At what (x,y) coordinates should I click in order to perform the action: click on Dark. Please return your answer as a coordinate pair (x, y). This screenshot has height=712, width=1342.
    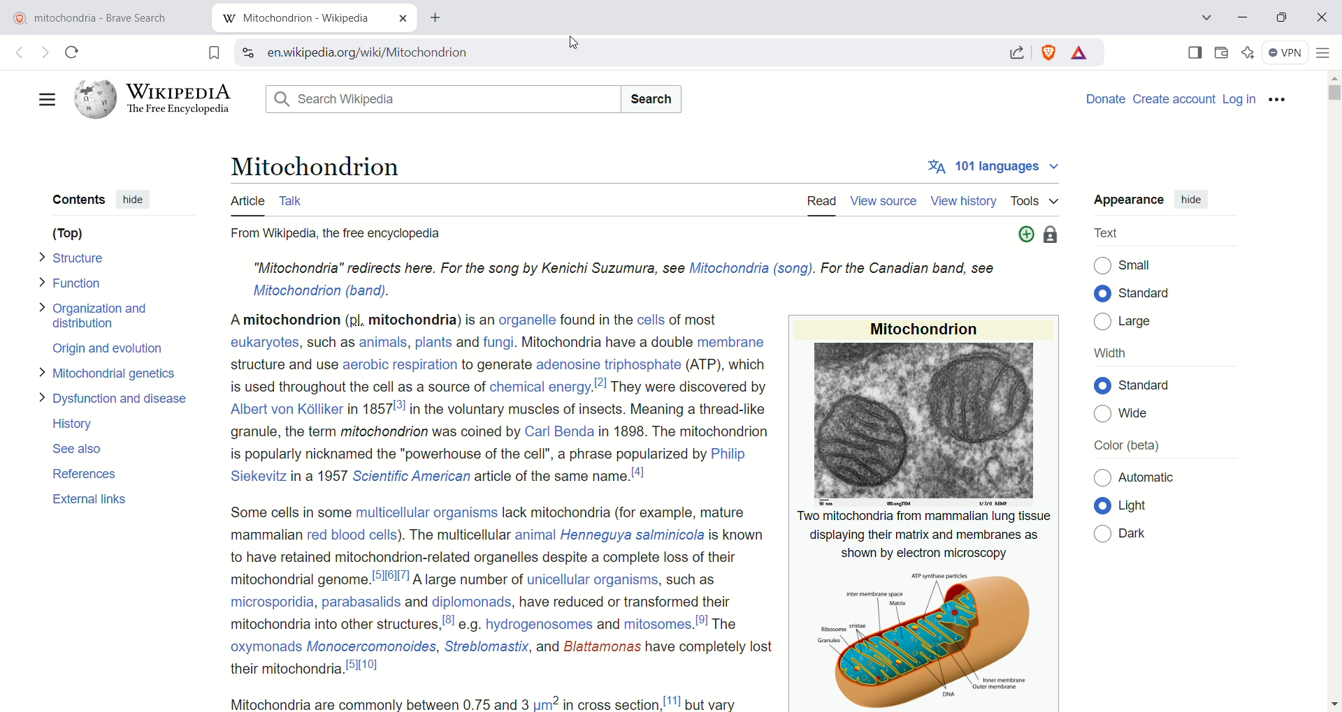
    Looking at the image, I should click on (1143, 532).